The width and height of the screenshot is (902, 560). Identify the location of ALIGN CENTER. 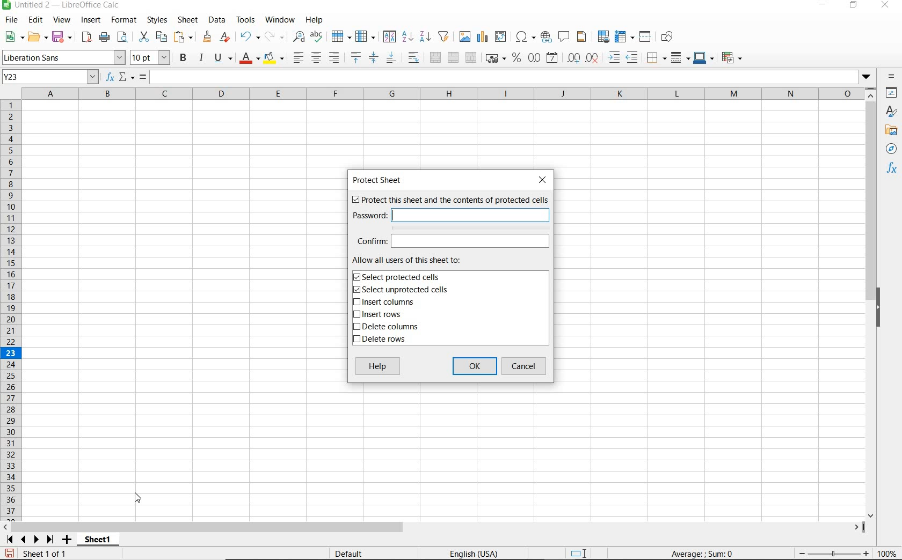
(316, 58).